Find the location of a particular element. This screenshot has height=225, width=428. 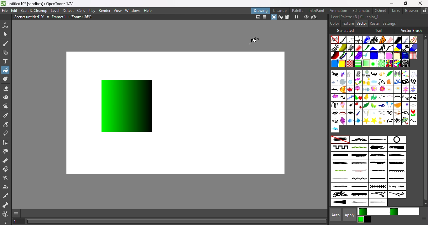

simple_wave is located at coordinates (358, 179).